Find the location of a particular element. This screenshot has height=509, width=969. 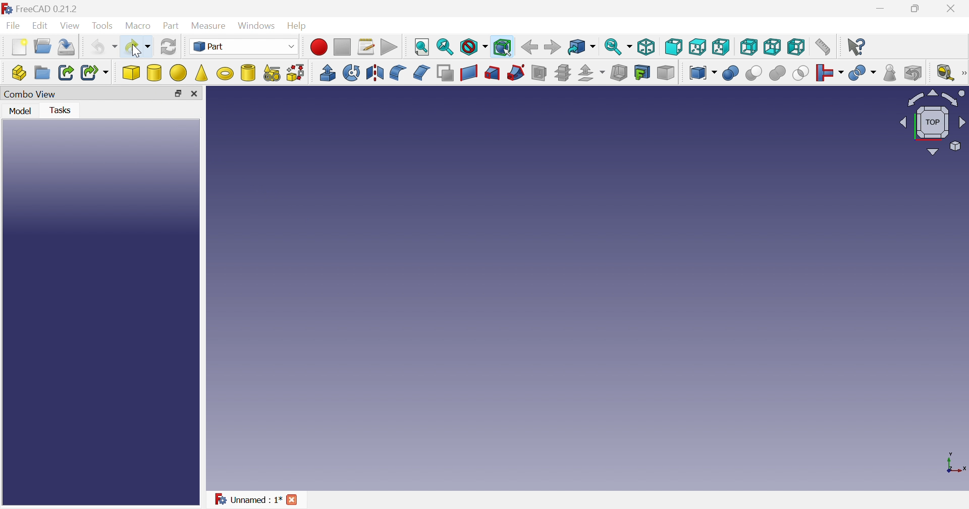

Union is located at coordinates (777, 73).